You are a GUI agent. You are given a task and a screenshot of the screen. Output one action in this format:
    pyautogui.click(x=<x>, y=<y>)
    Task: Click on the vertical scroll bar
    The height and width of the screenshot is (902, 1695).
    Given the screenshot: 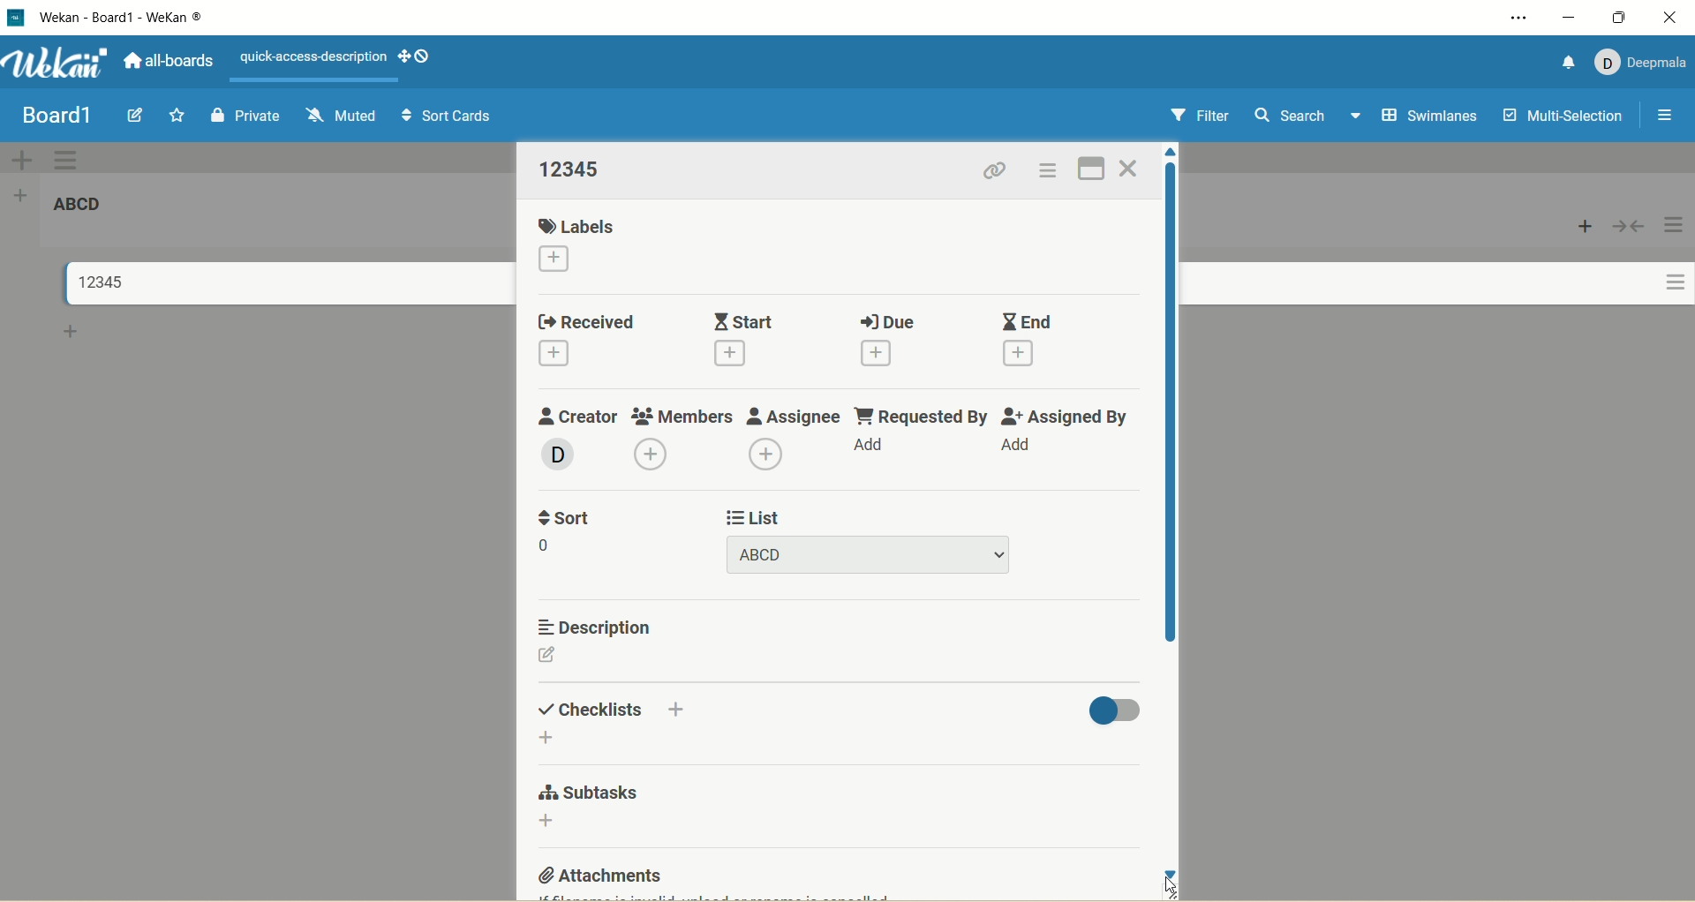 What is the action you would take?
    pyautogui.click(x=1170, y=426)
    